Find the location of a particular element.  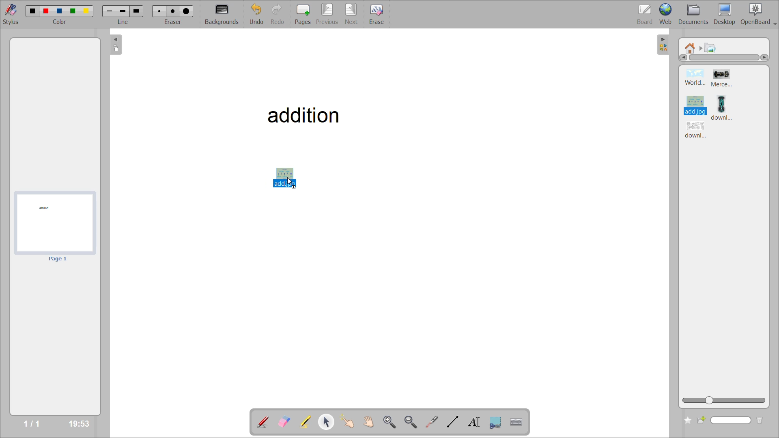

page 1 preview is located at coordinates (53, 222).